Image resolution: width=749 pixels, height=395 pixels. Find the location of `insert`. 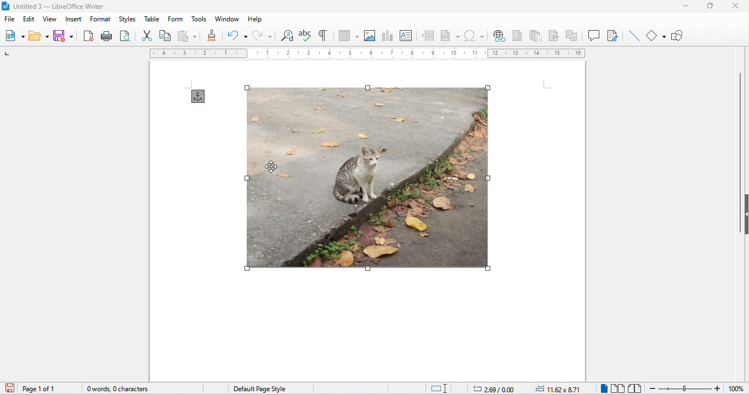

insert is located at coordinates (73, 19).